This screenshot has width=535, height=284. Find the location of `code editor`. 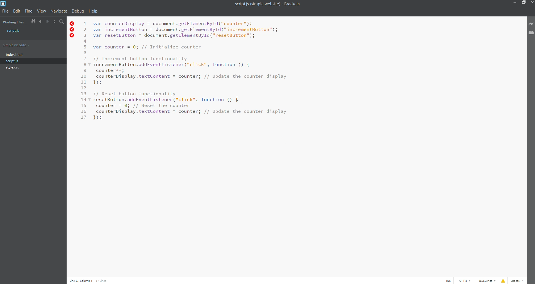

code editor is located at coordinates (200, 72).